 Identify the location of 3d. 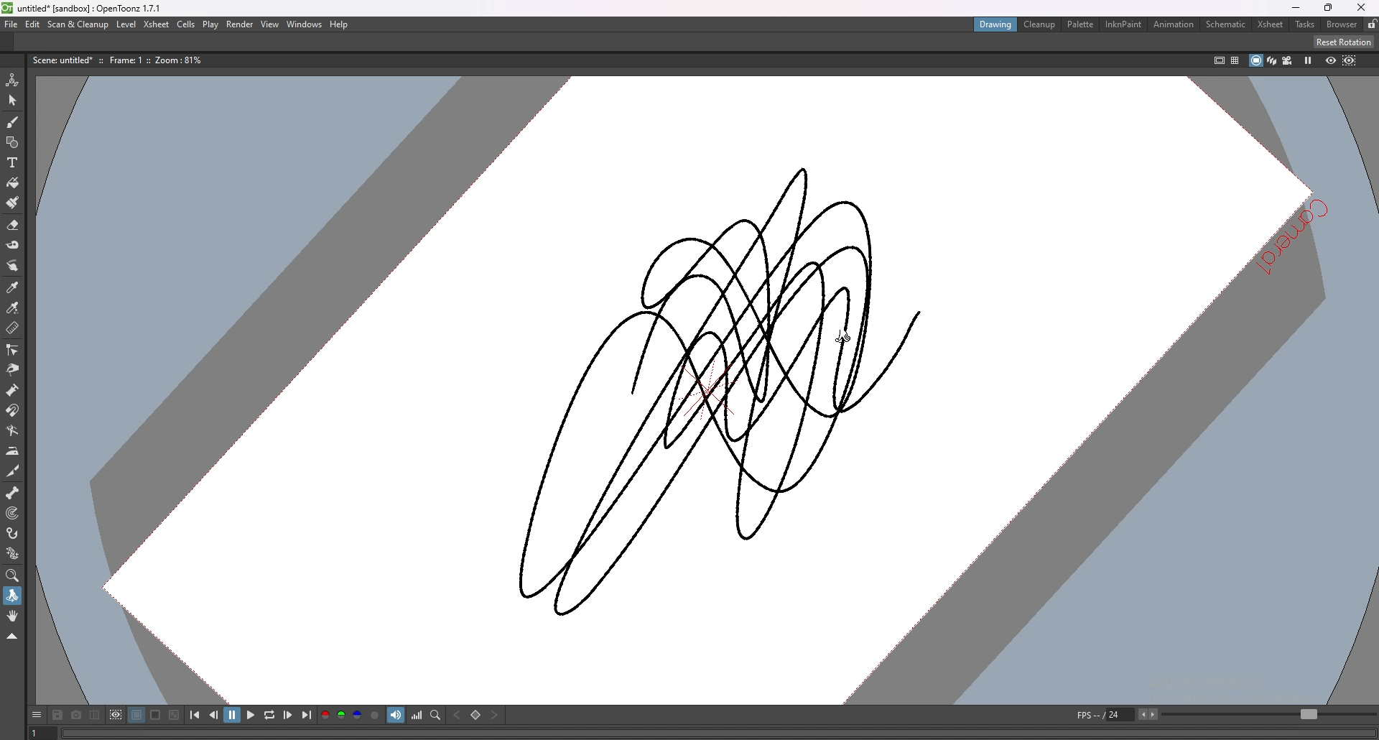
(1272, 60).